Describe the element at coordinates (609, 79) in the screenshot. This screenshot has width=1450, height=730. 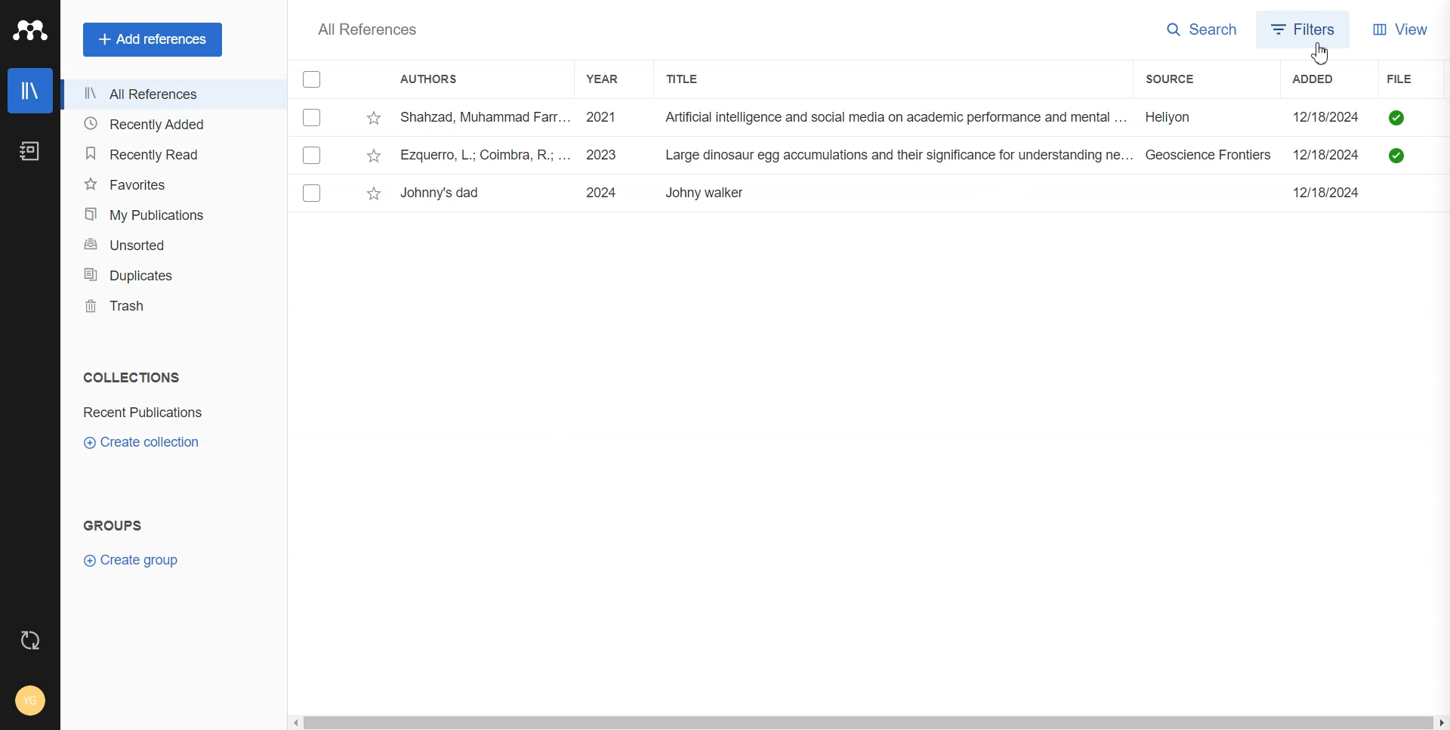
I see `Year` at that location.